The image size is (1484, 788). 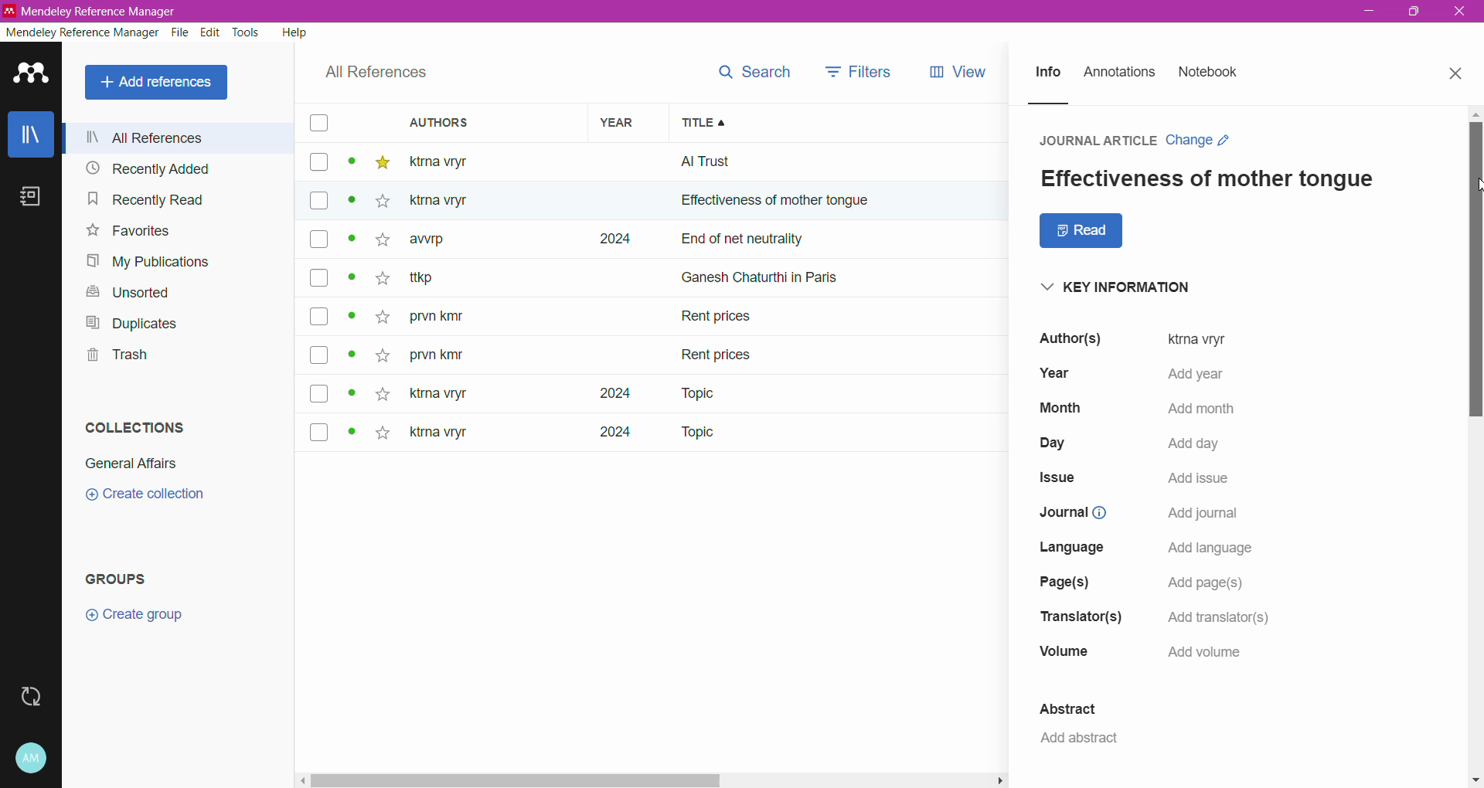 I want to click on effectiveness of mother ton, so click(x=756, y=204).